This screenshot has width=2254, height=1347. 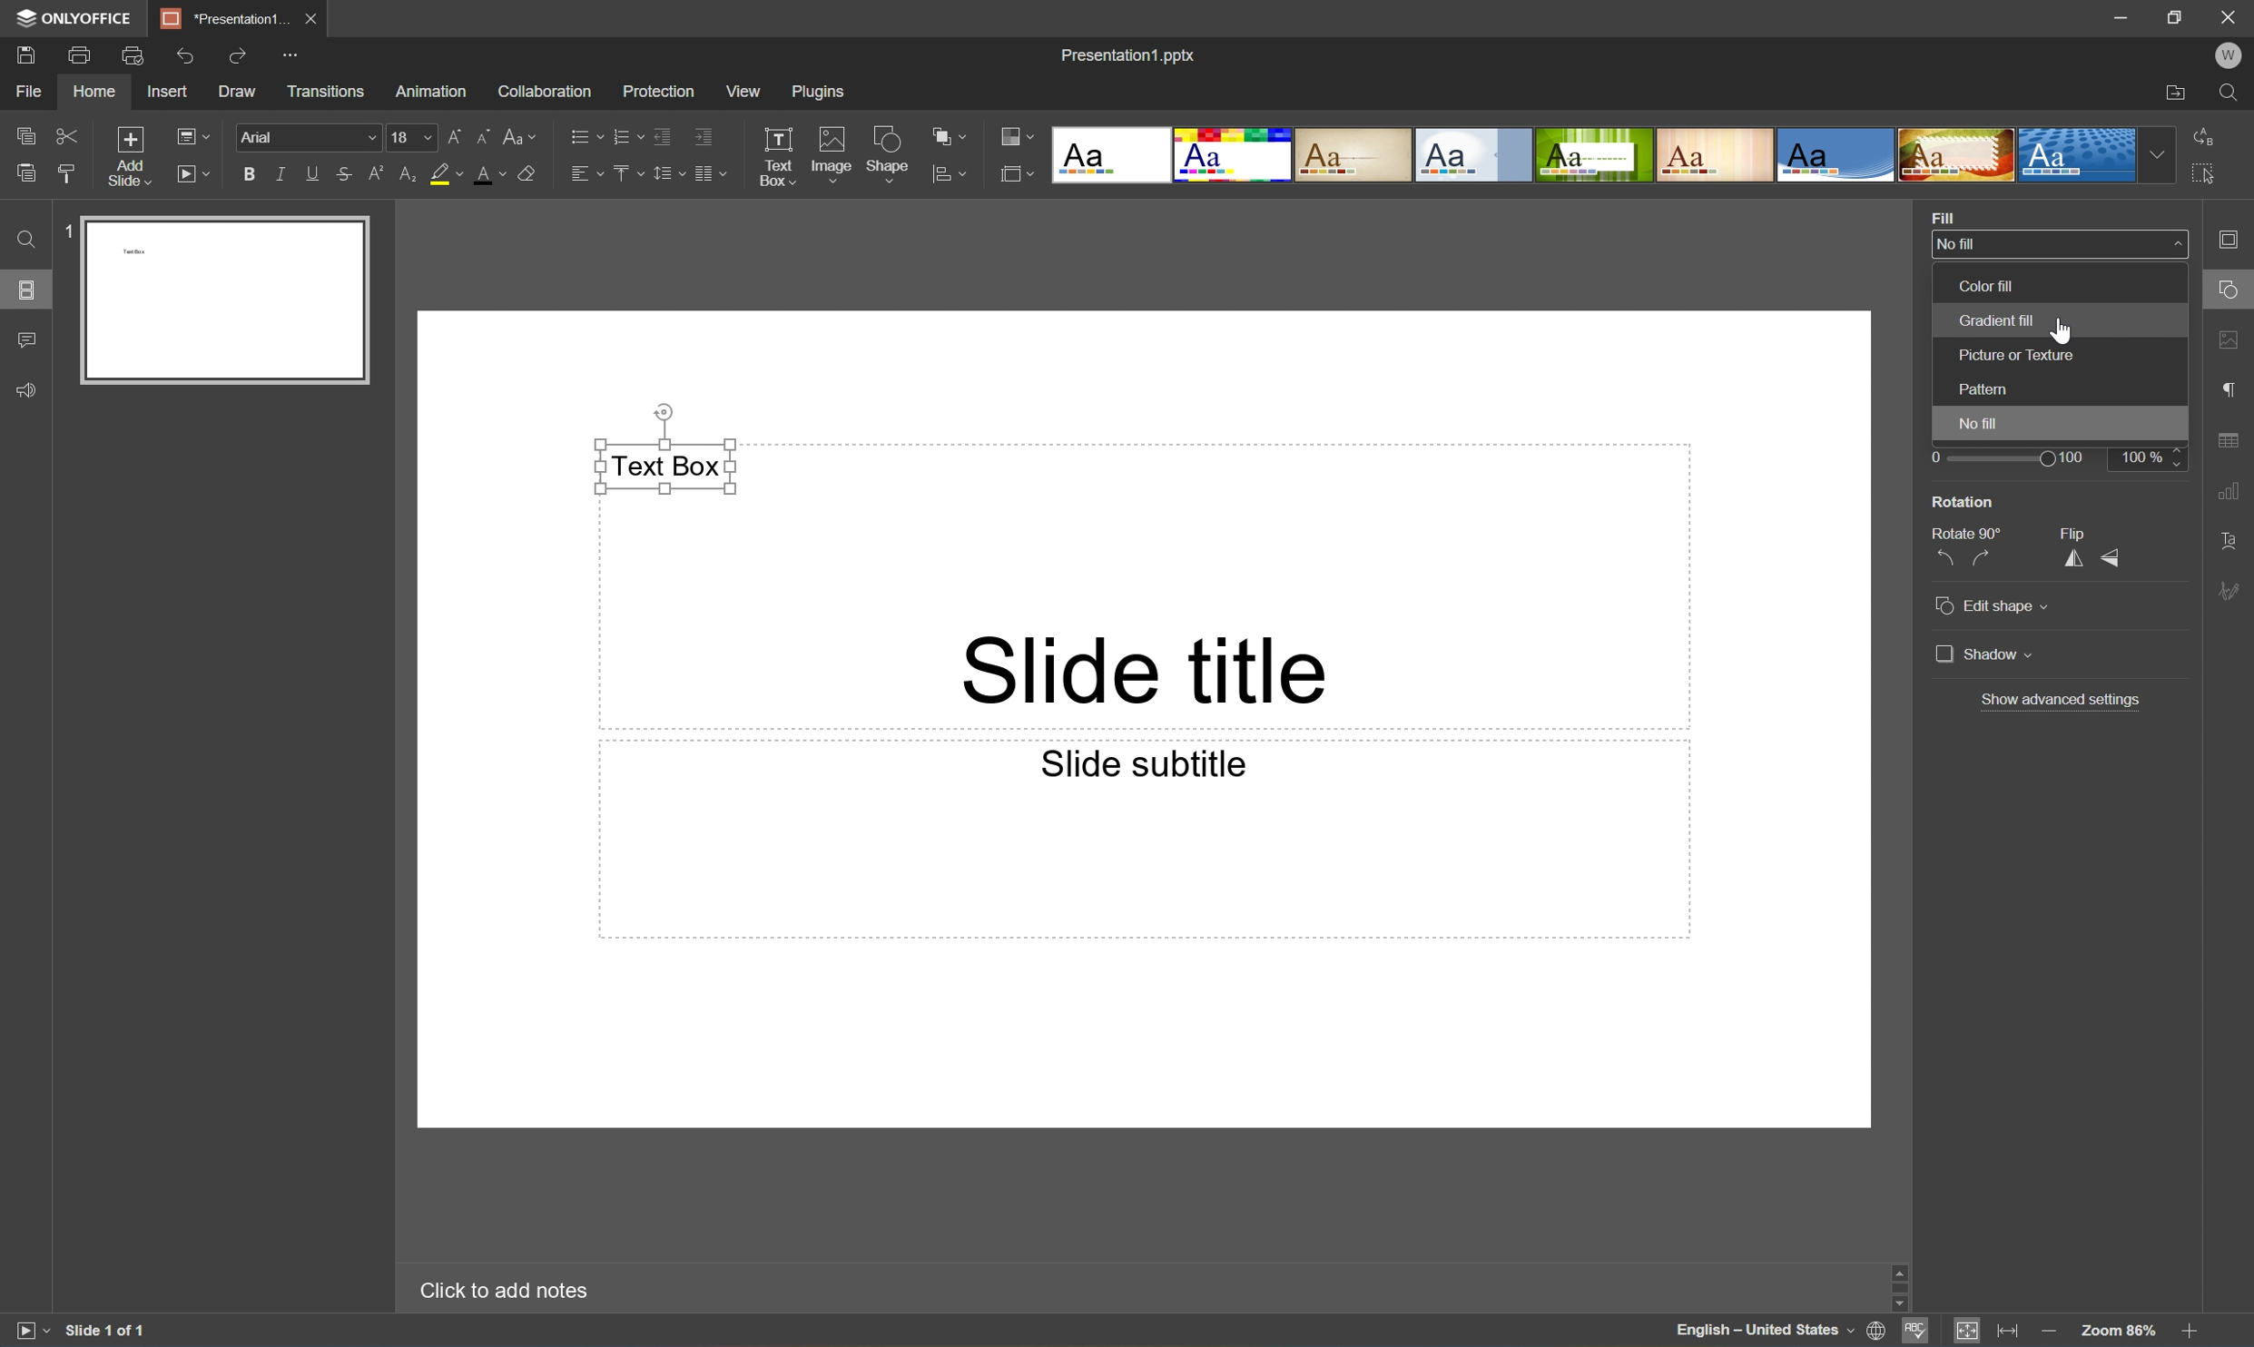 What do you see at coordinates (434, 91) in the screenshot?
I see `Animation` at bounding box center [434, 91].